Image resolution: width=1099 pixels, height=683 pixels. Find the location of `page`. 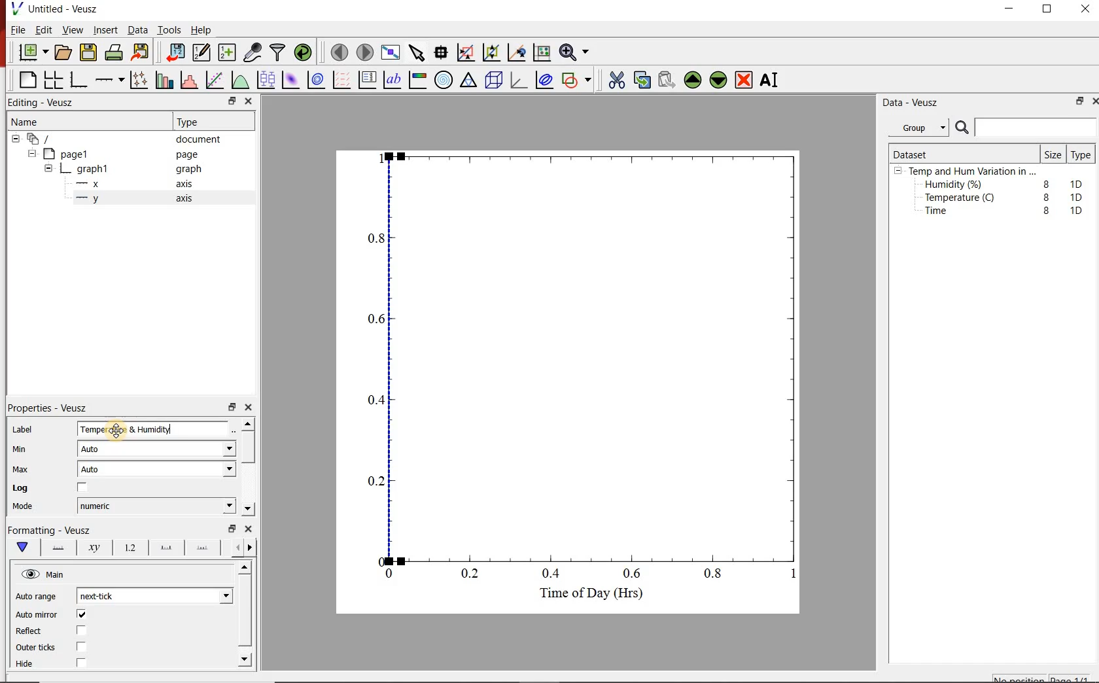

page is located at coordinates (190, 155).